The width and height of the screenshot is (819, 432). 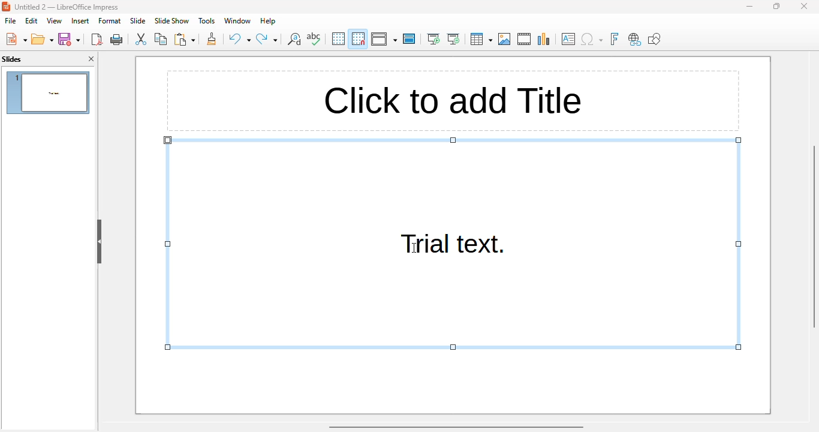 I want to click on help, so click(x=268, y=21).